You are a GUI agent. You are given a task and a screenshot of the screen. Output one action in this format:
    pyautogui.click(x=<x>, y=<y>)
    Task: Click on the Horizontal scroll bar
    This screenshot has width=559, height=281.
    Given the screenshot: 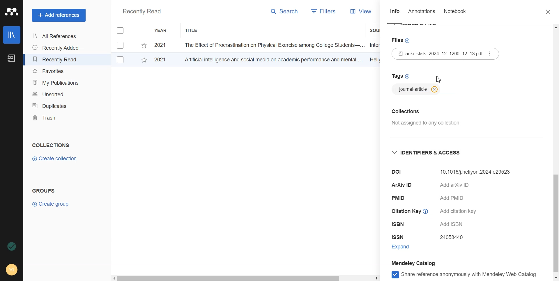 What is the action you would take?
    pyautogui.click(x=245, y=279)
    